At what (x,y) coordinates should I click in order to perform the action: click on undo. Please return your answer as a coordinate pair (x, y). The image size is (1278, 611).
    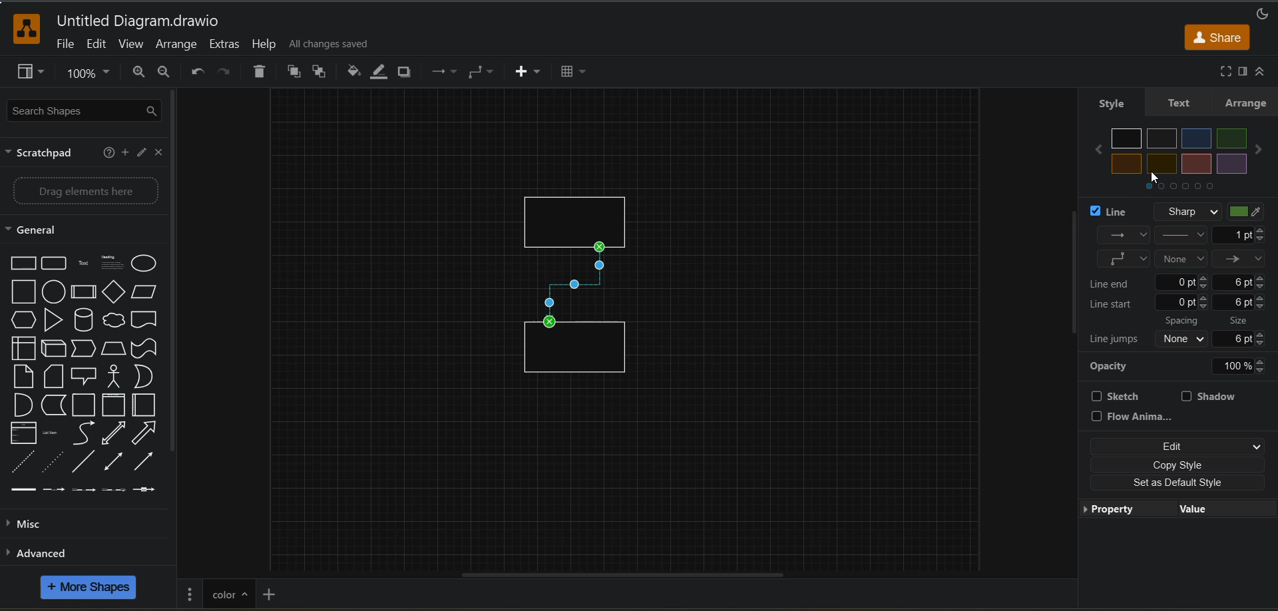
    Looking at the image, I should click on (198, 72).